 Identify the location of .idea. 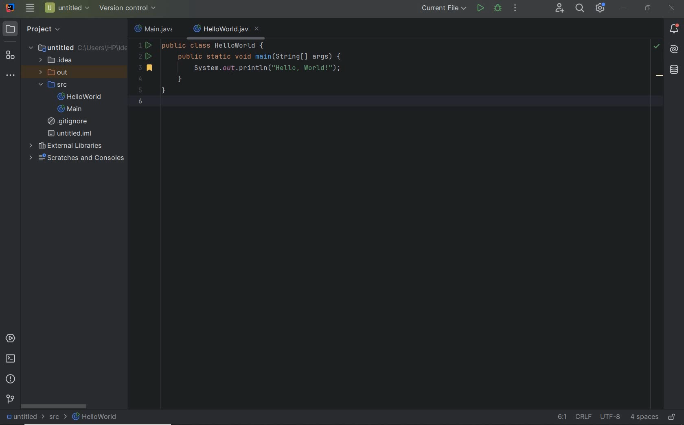
(56, 60).